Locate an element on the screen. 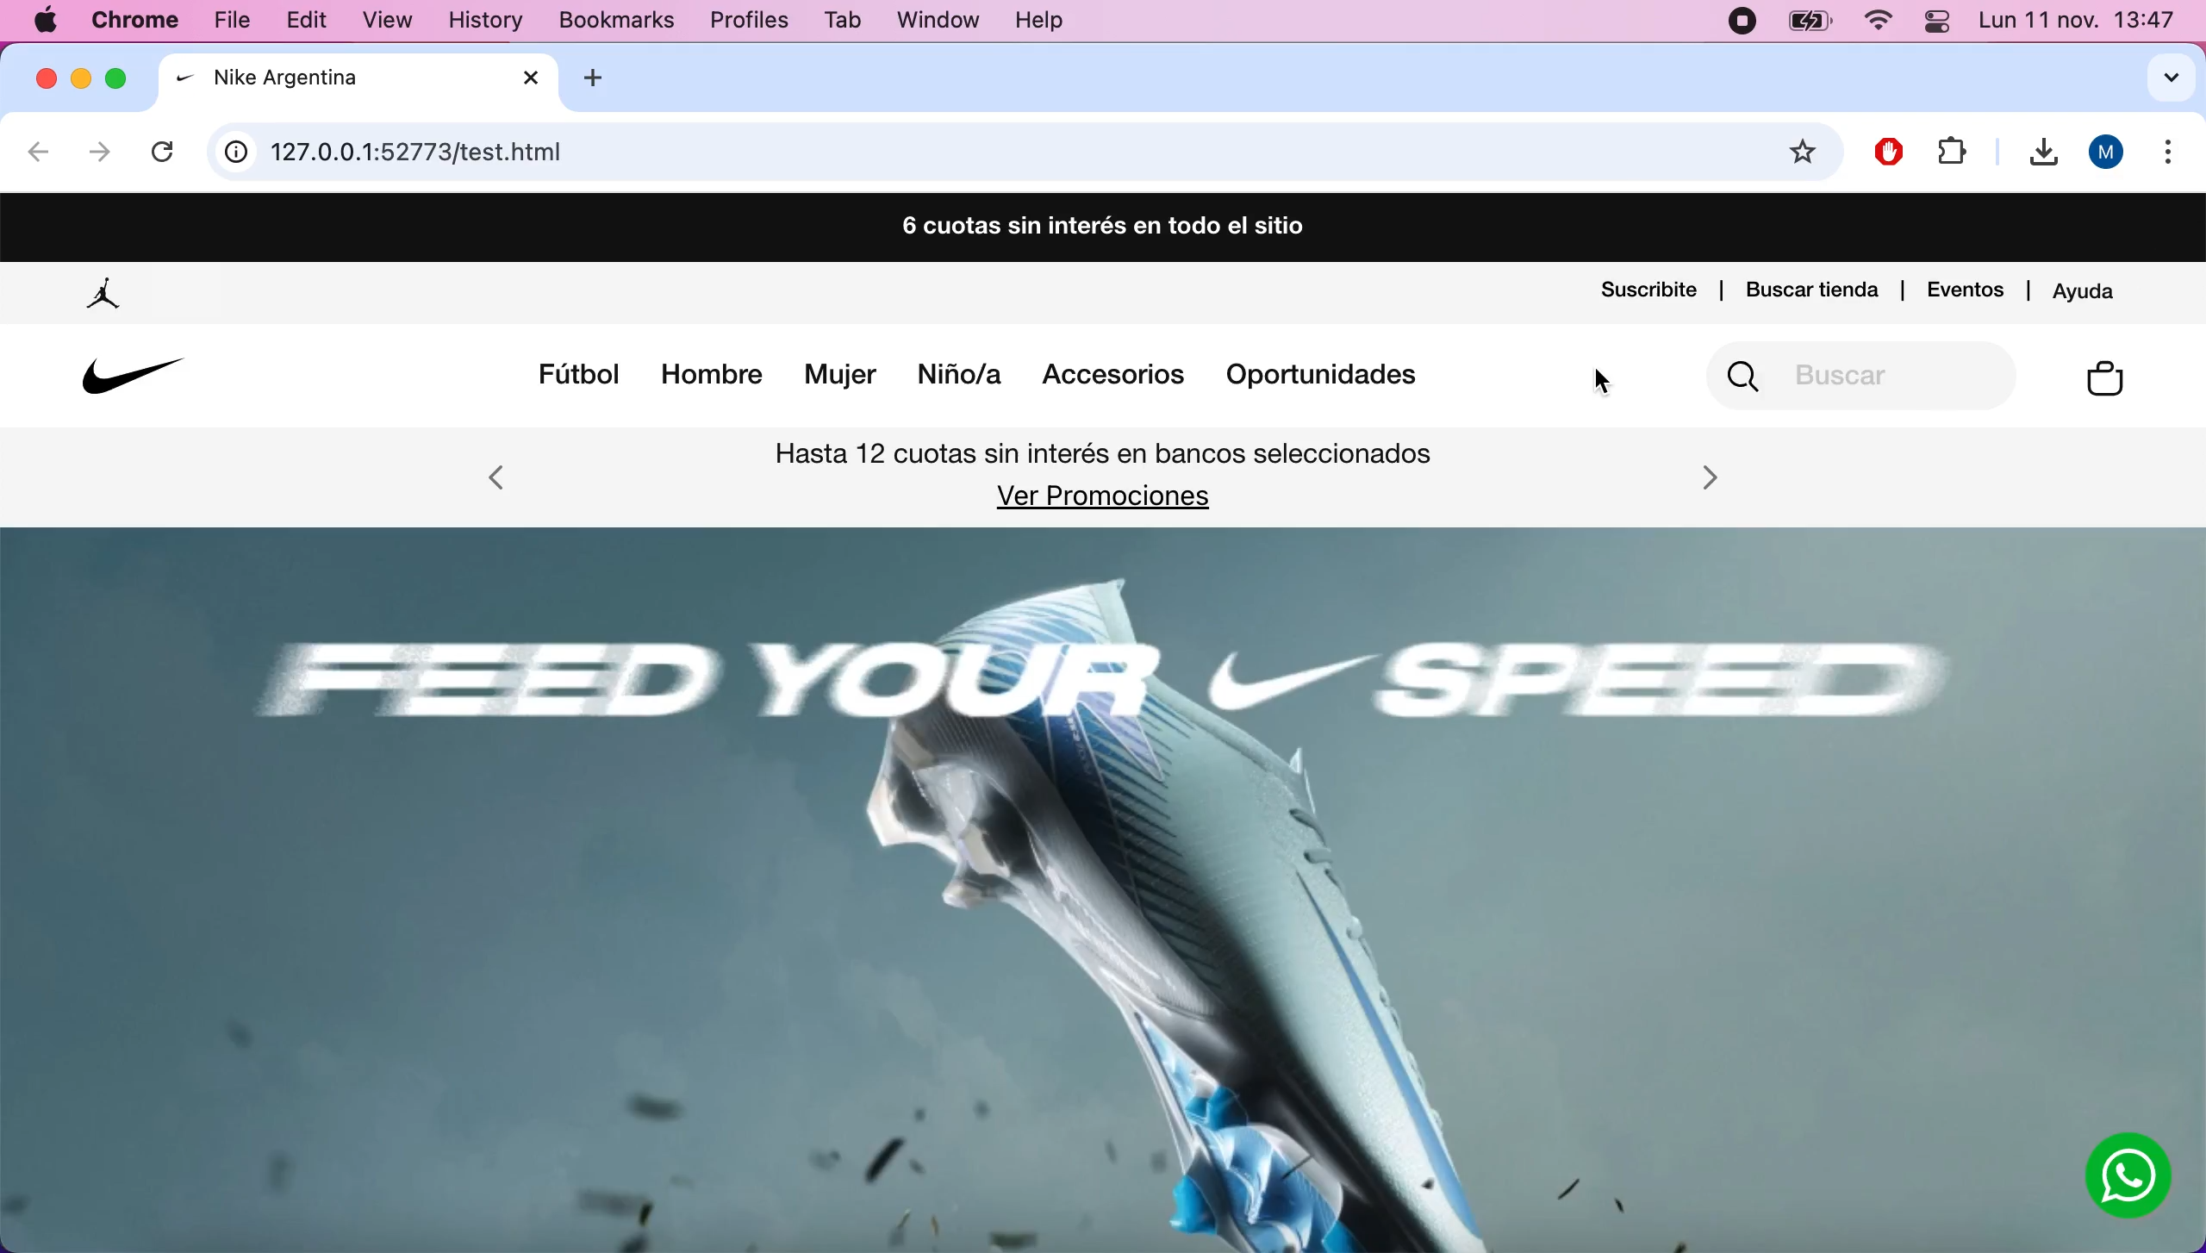 The height and width of the screenshot is (1253, 2206). reload current page is located at coordinates (167, 146).